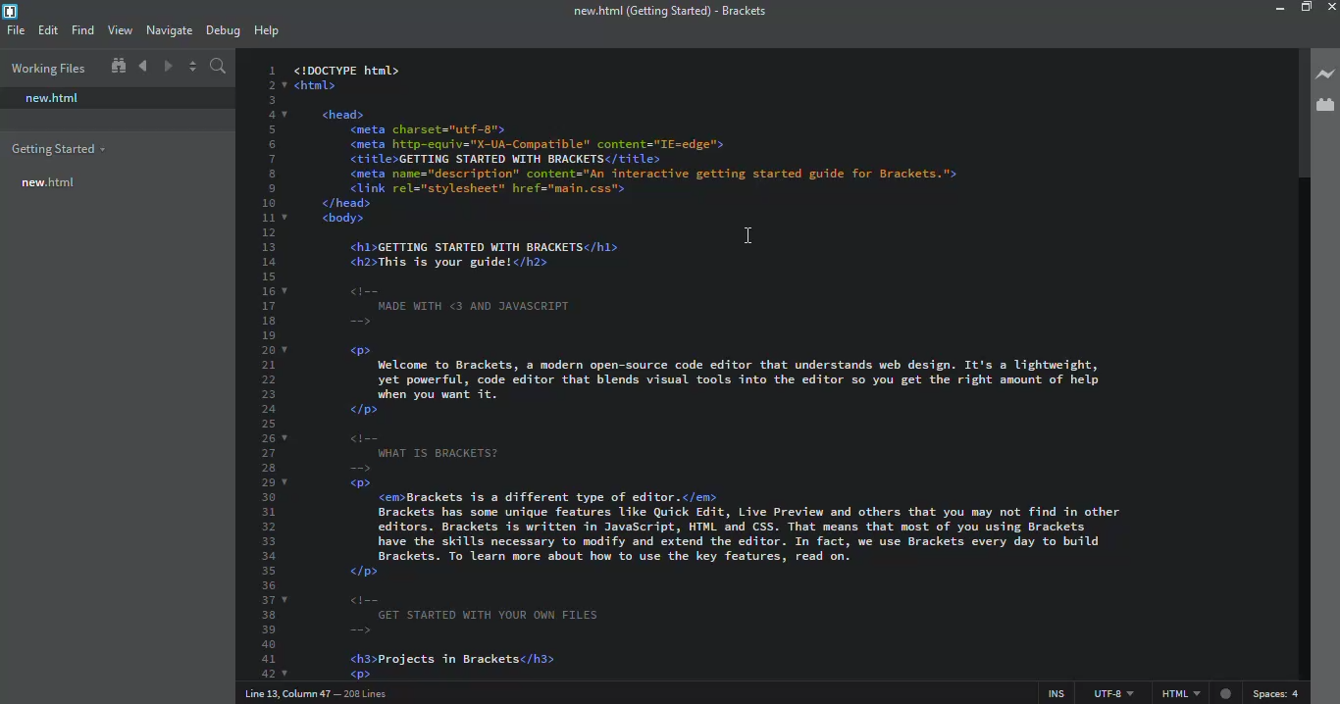 The height and width of the screenshot is (704, 1340). I want to click on spaces, so click(1277, 693).